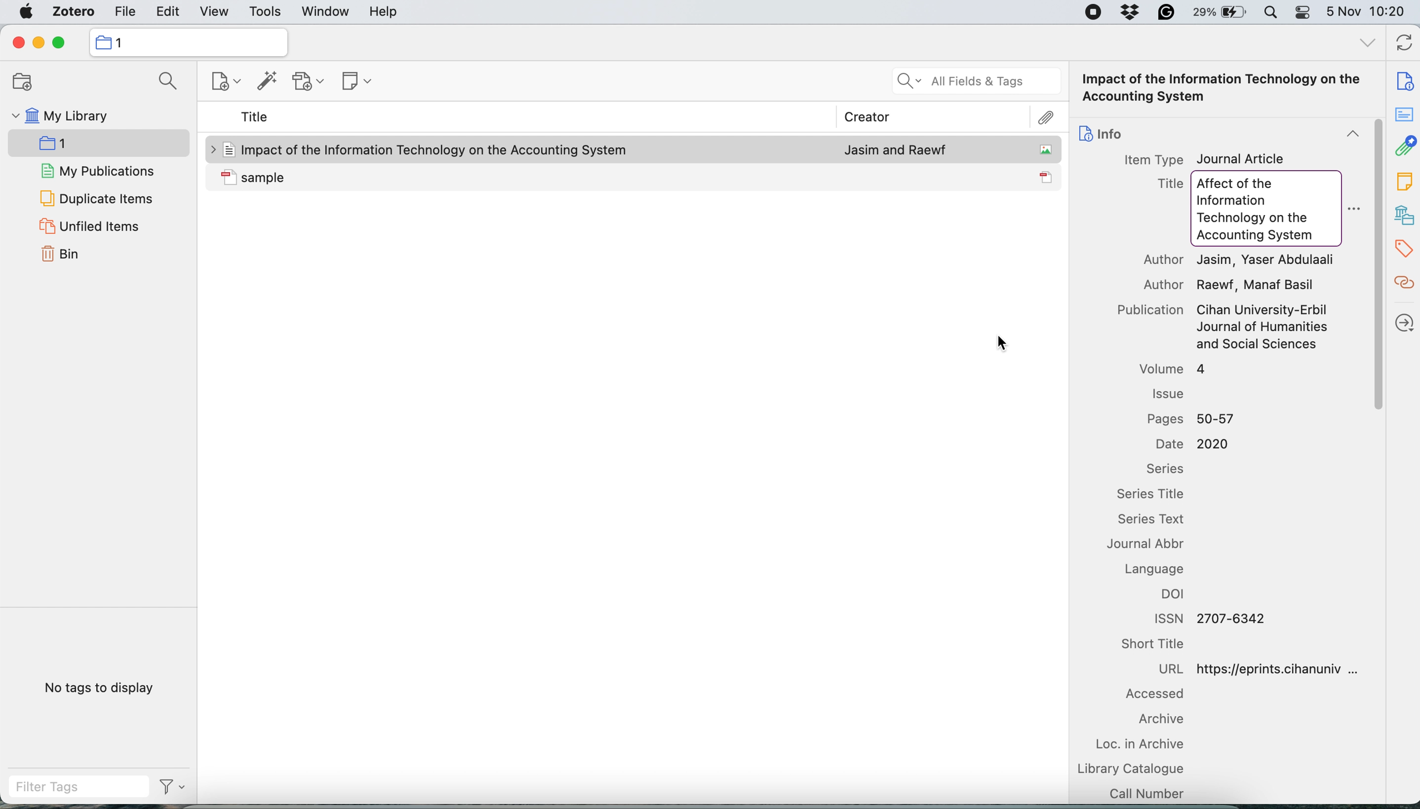 The image size is (1420, 809). Describe the element at coordinates (1240, 261) in the screenshot. I see `Author Jasim, Yaser Abdulaali` at that location.